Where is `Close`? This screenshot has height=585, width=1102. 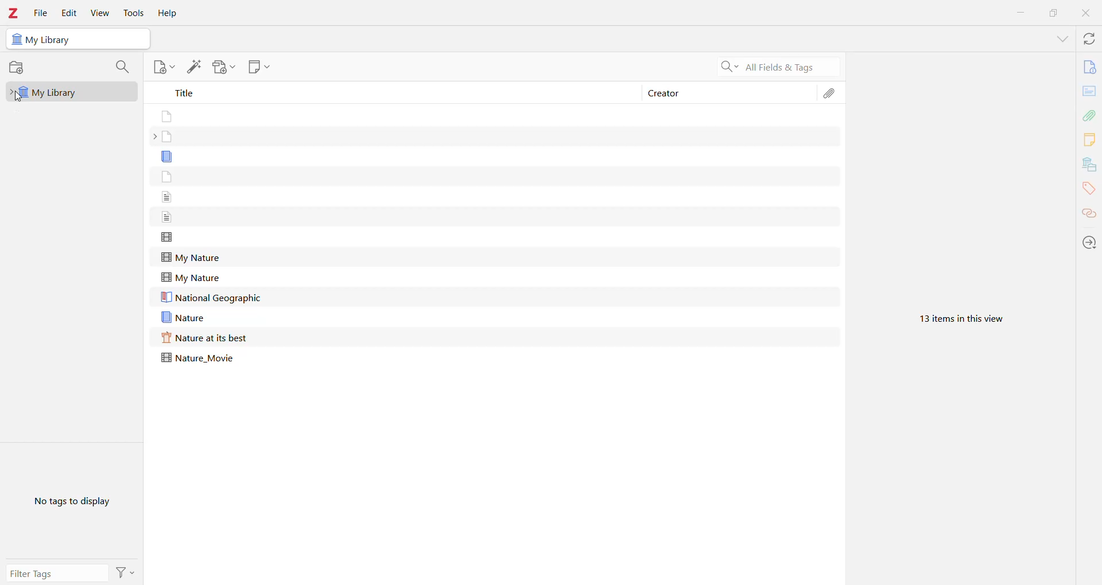
Close is located at coordinates (1085, 14).